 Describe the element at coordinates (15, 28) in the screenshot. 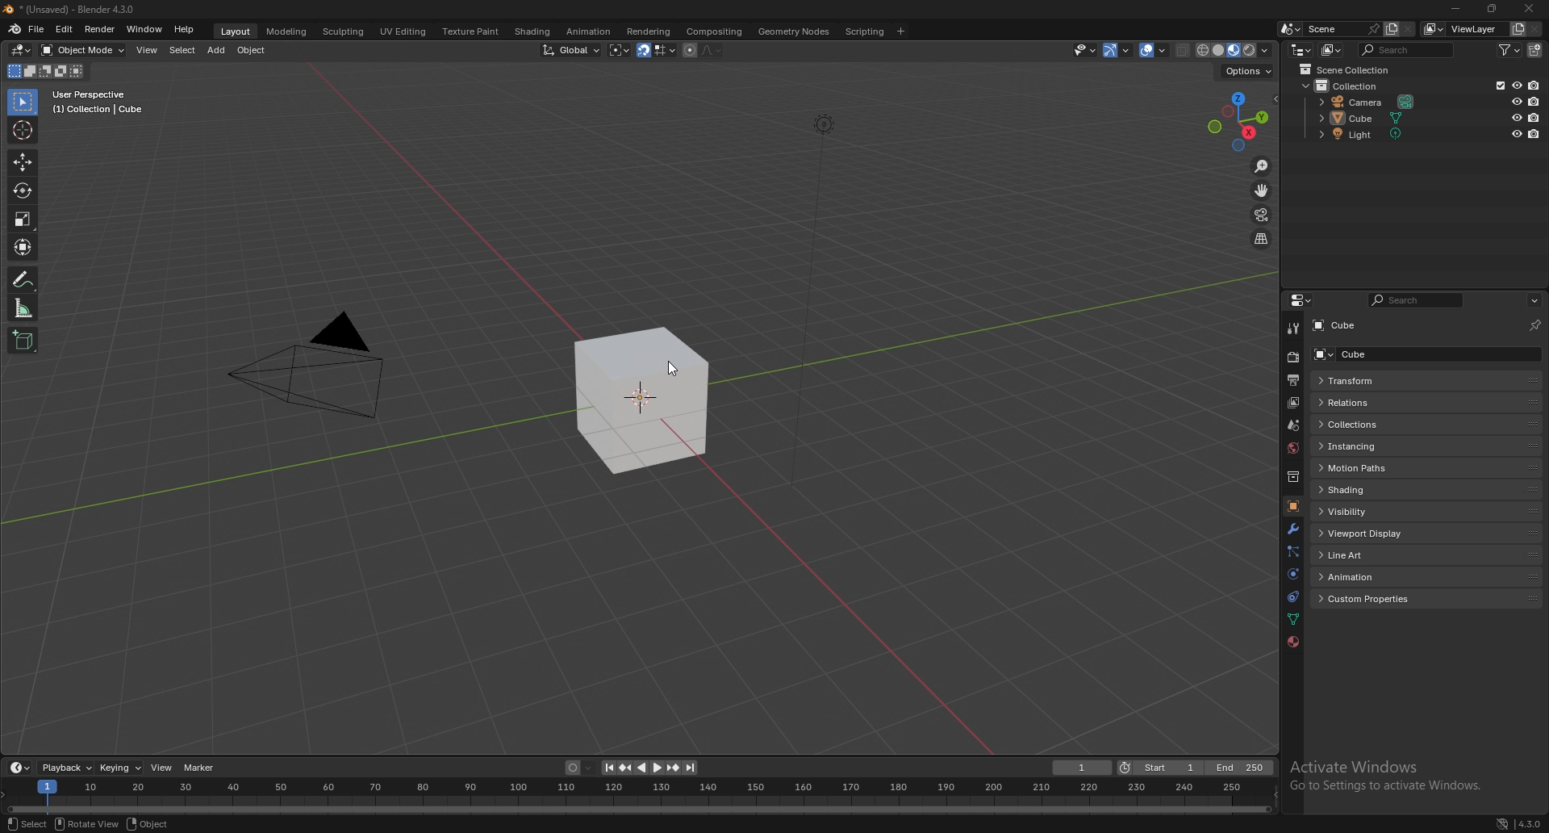

I see `blender` at that location.